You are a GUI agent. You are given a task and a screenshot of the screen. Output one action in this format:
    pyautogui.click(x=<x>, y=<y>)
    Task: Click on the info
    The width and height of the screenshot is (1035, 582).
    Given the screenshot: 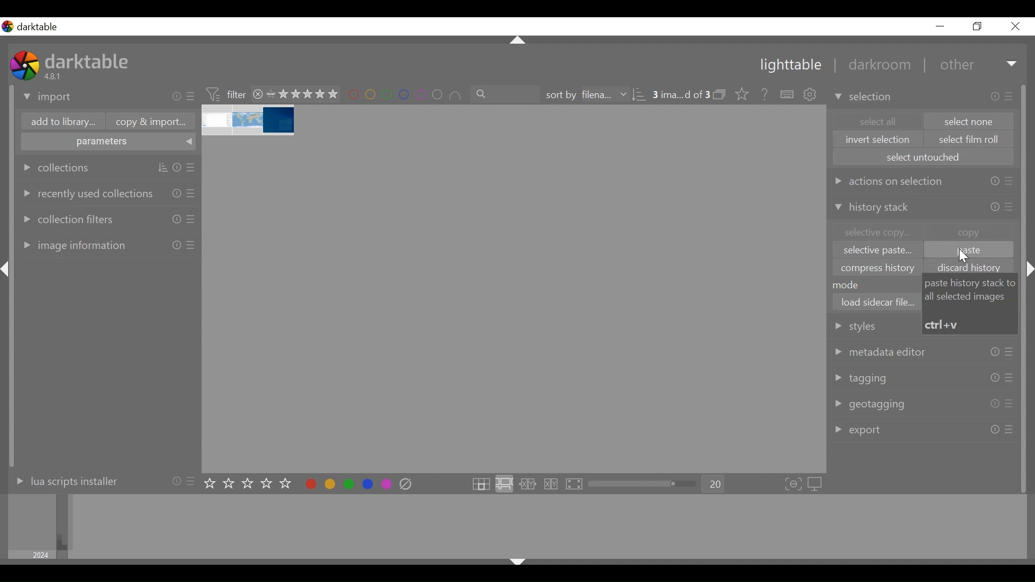 What is the action you would take?
    pyautogui.click(x=995, y=378)
    